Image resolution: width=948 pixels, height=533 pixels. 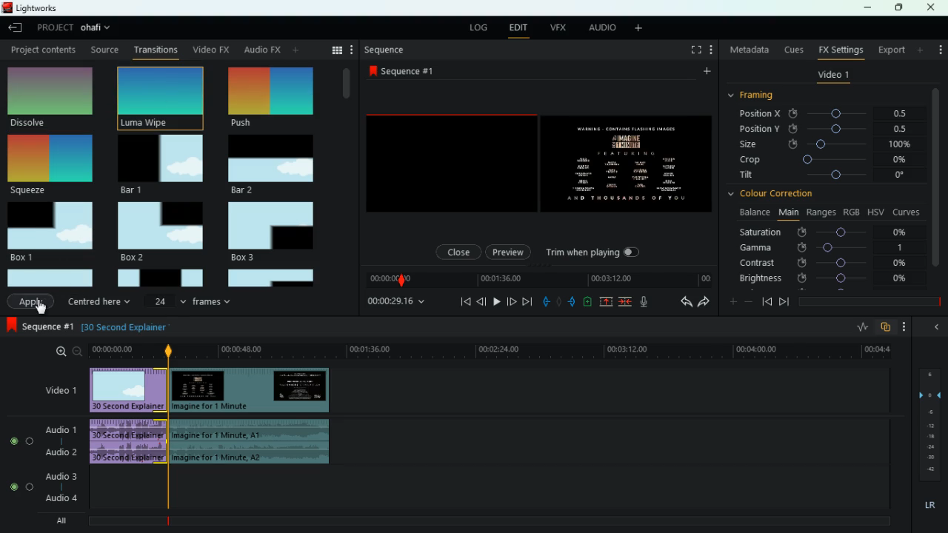 I want to click on push, so click(x=573, y=303).